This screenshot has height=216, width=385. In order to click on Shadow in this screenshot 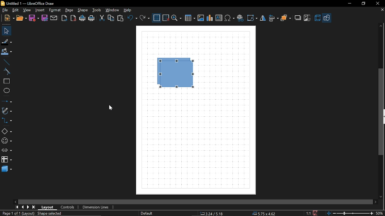, I will do `click(298, 18)`.